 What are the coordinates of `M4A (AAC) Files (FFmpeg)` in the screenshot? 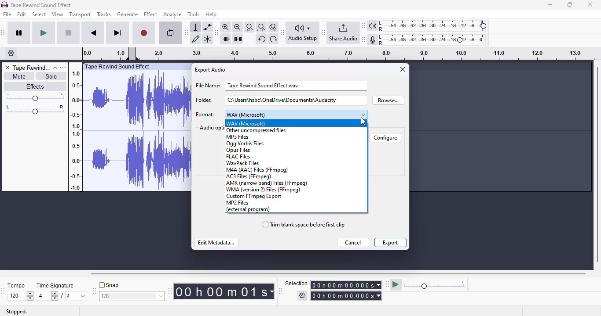 It's located at (257, 170).